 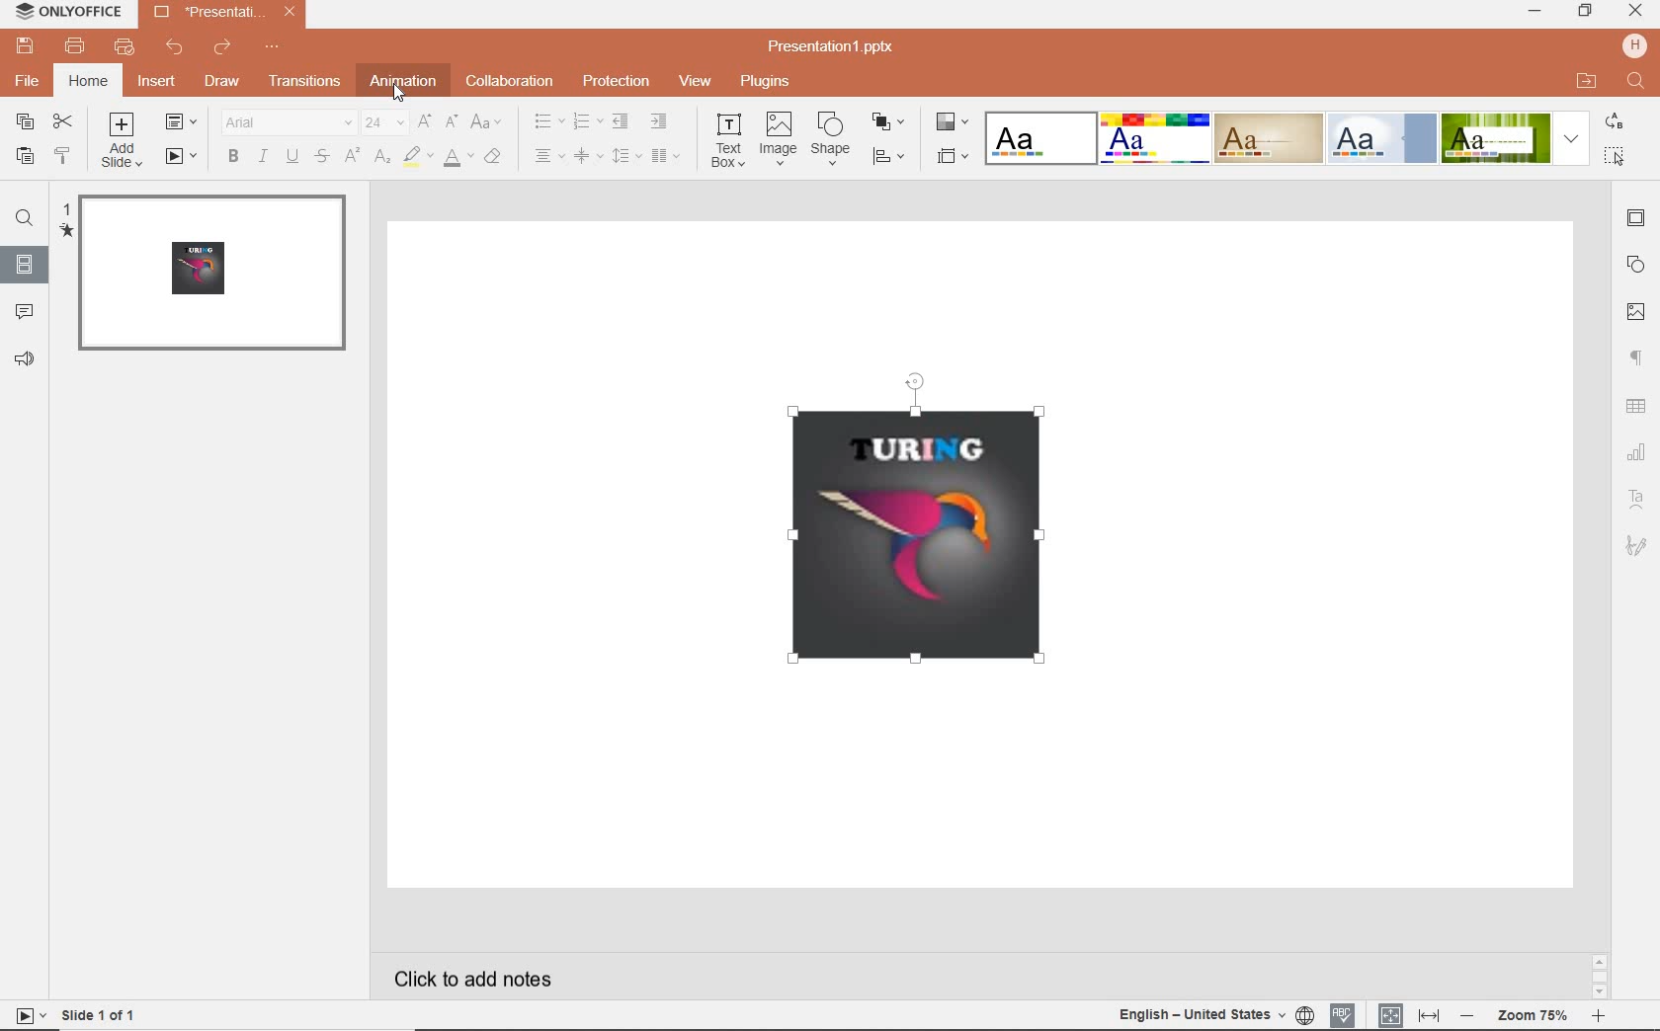 I want to click on expand, so click(x=1573, y=140).